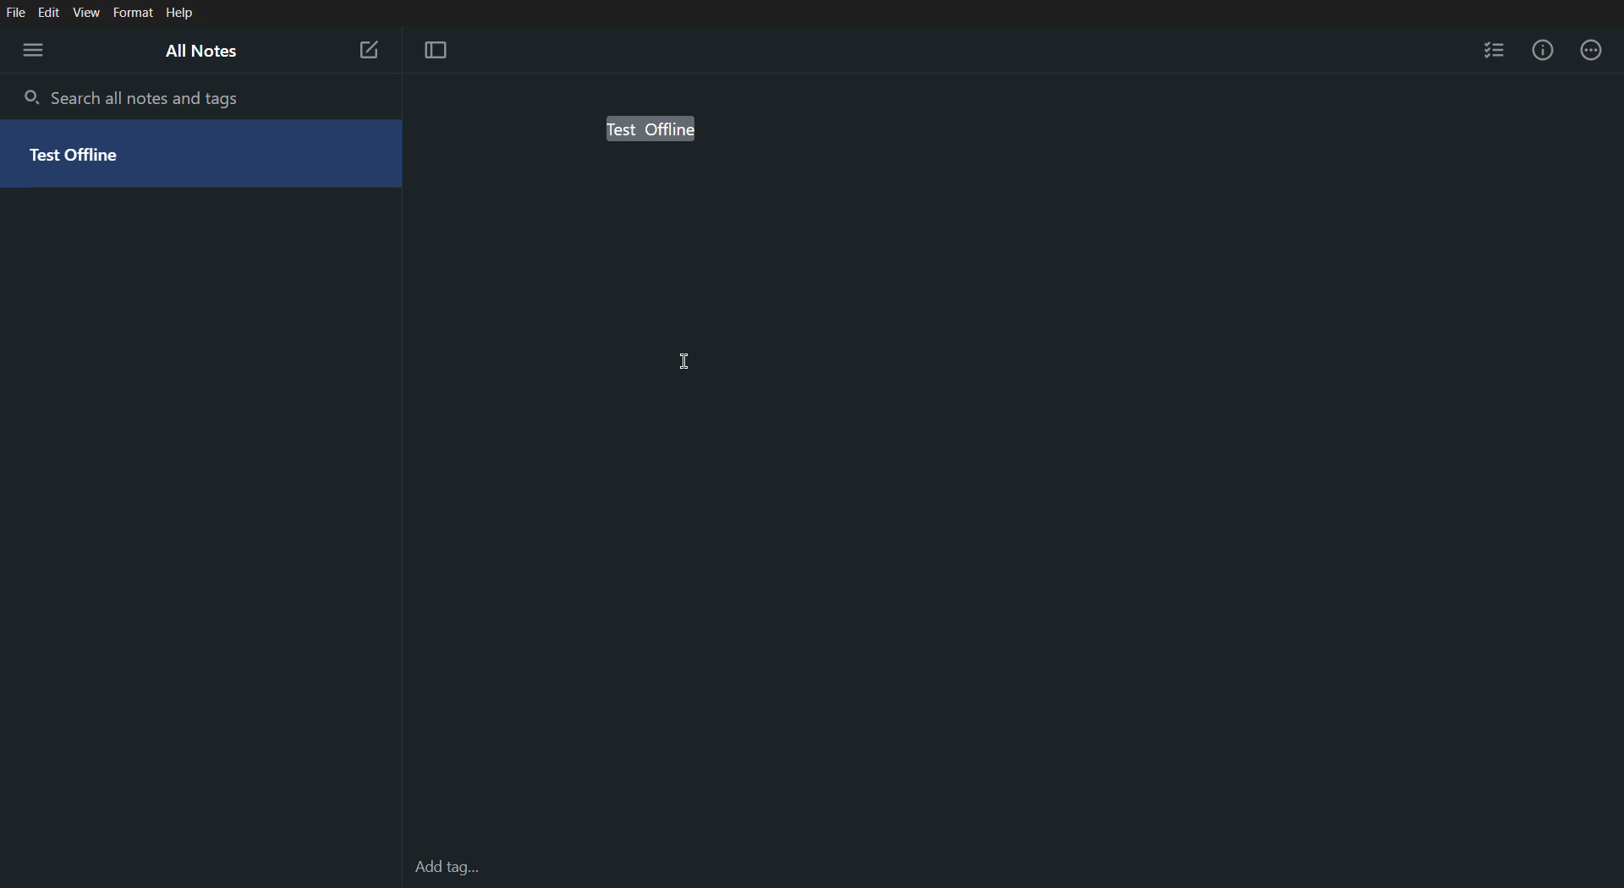  What do you see at coordinates (180, 13) in the screenshot?
I see `Help` at bounding box center [180, 13].